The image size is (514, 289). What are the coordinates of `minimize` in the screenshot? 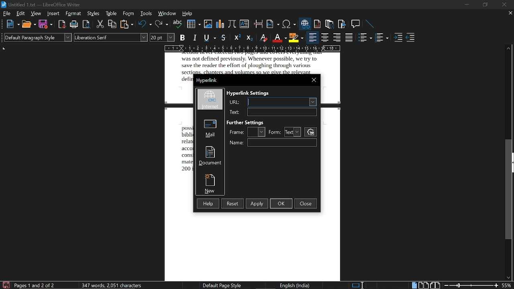 It's located at (467, 5).